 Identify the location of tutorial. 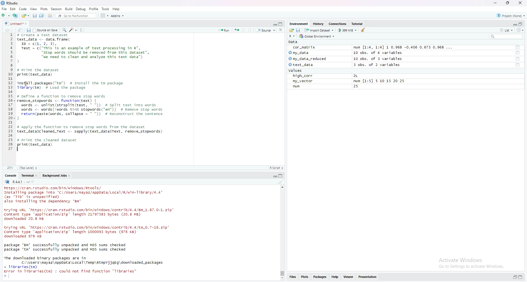
(357, 24).